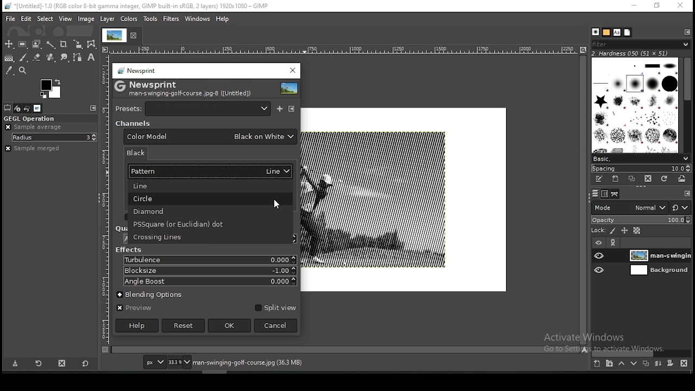 This screenshot has height=391, width=695. Describe the element at coordinates (210, 260) in the screenshot. I see `turbulence` at that location.